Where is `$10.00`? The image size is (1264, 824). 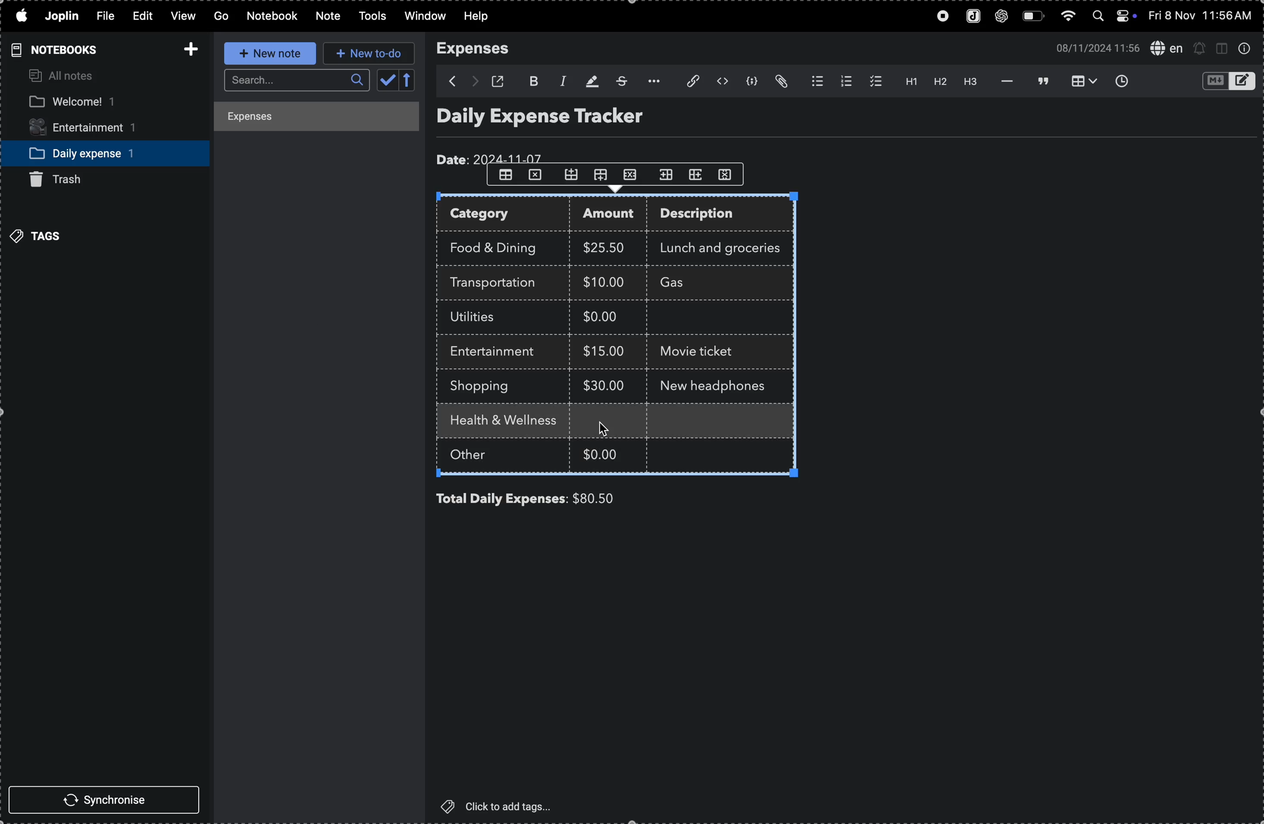
$10.00 is located at coordinates (604, 281).